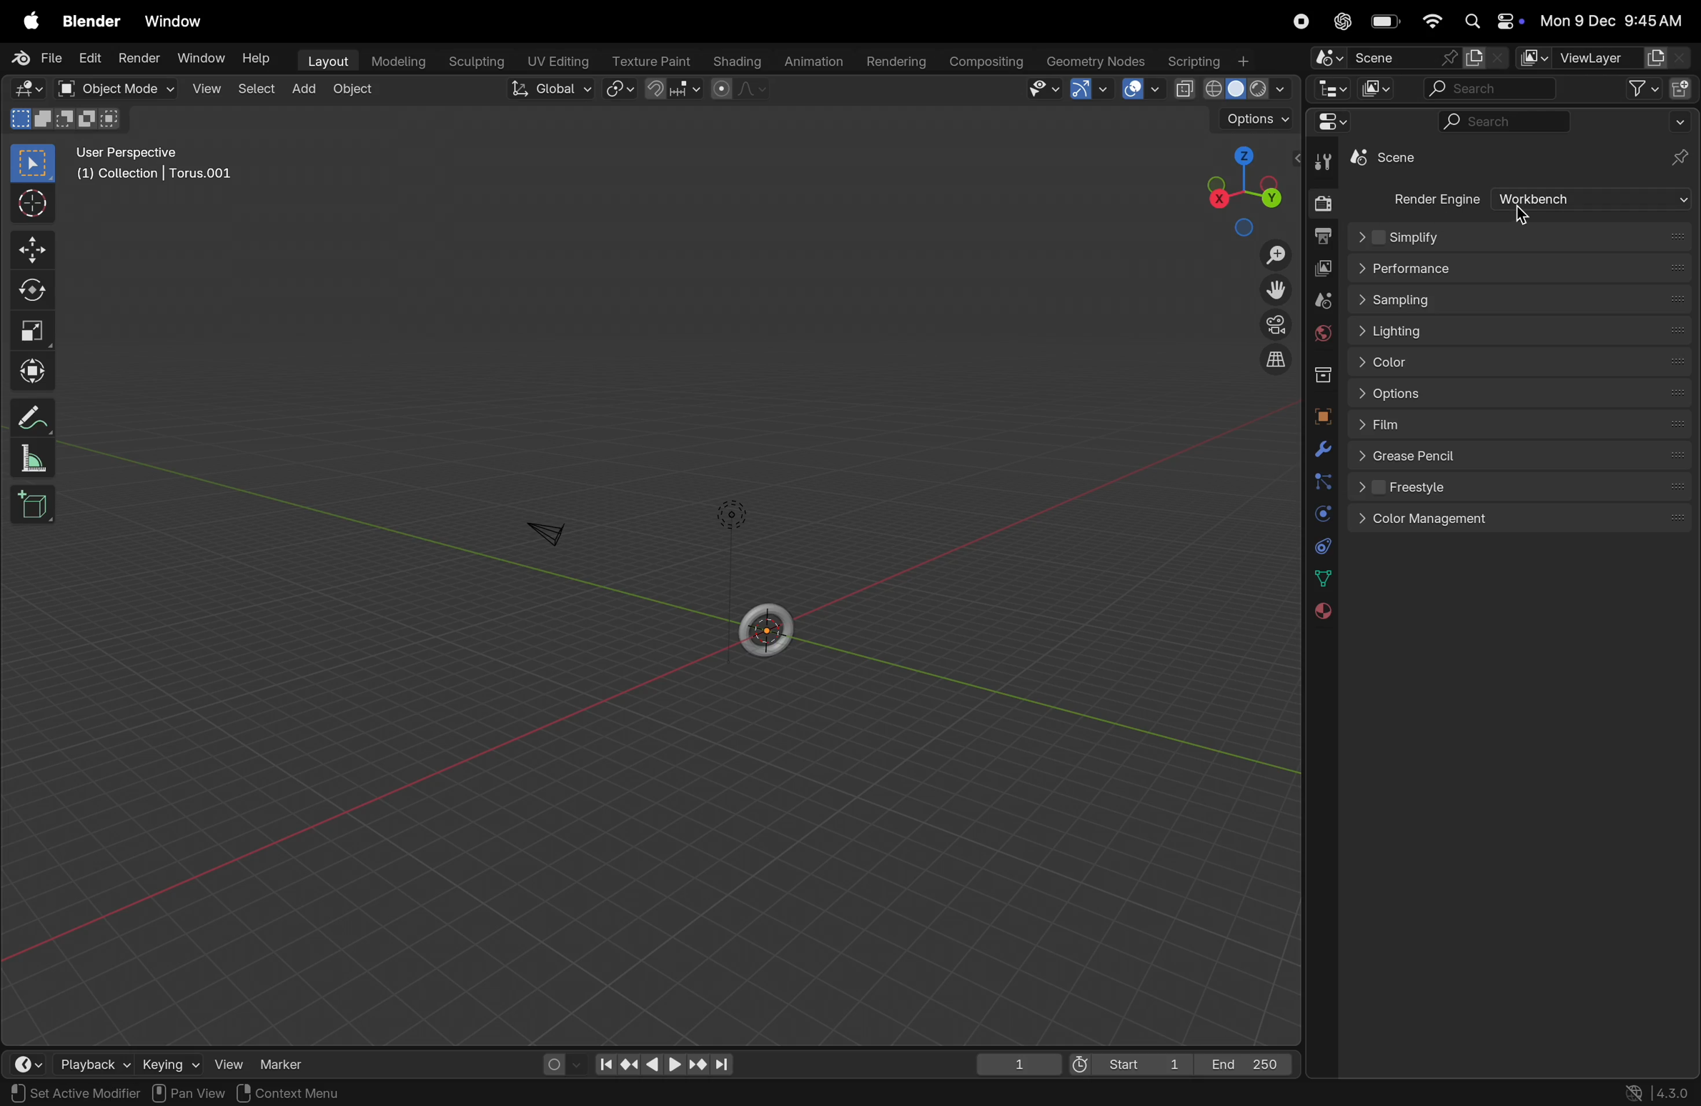  What do you see at coordinates (1432, 199) in the screenshot?
I see `render engine` at bounding box center [1432, 199].